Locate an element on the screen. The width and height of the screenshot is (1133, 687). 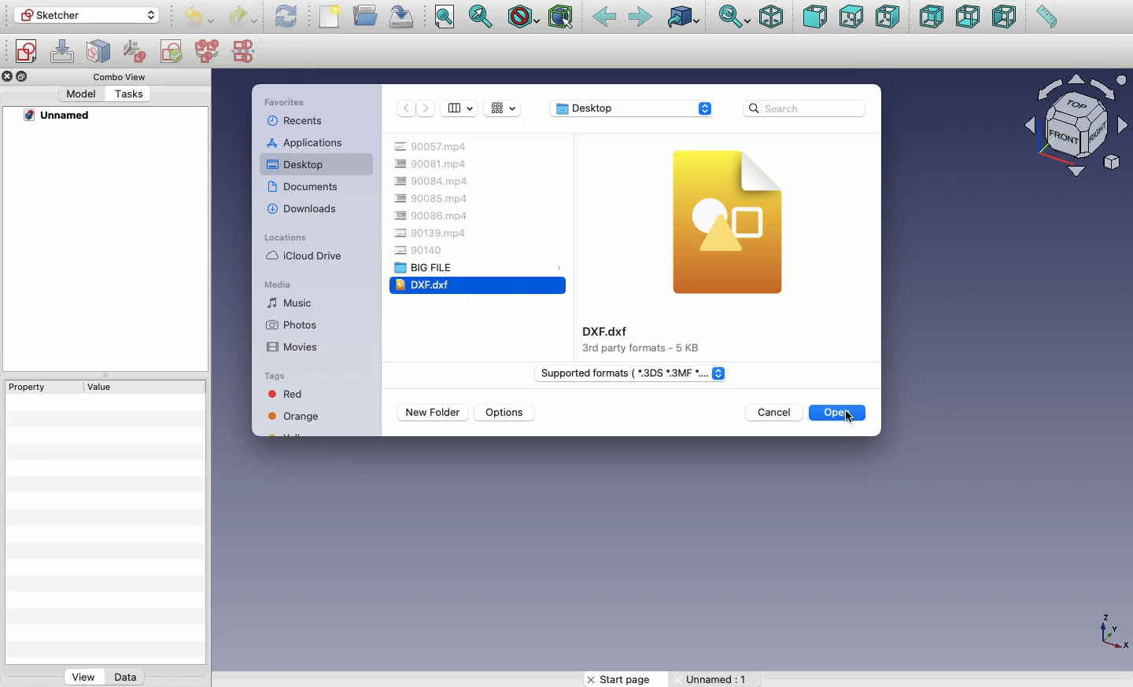
View is located at coordinates (462, 108).